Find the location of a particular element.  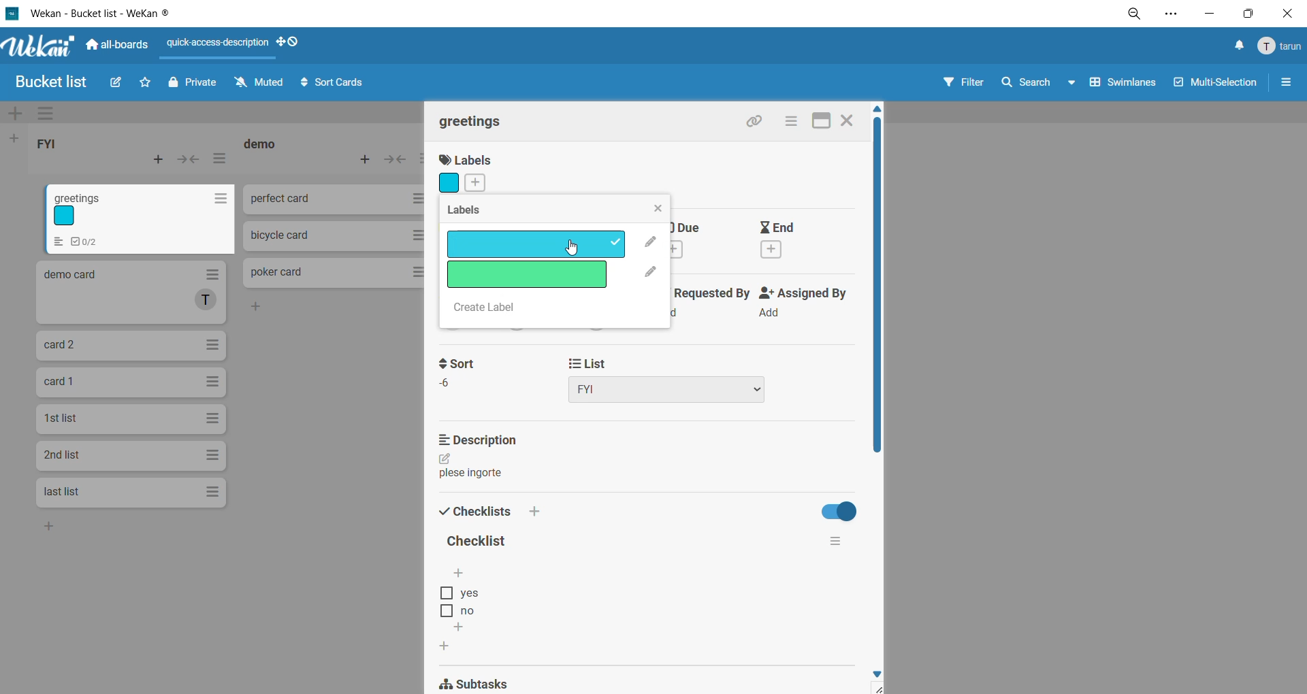

edit is located at coordinates (116, 83).